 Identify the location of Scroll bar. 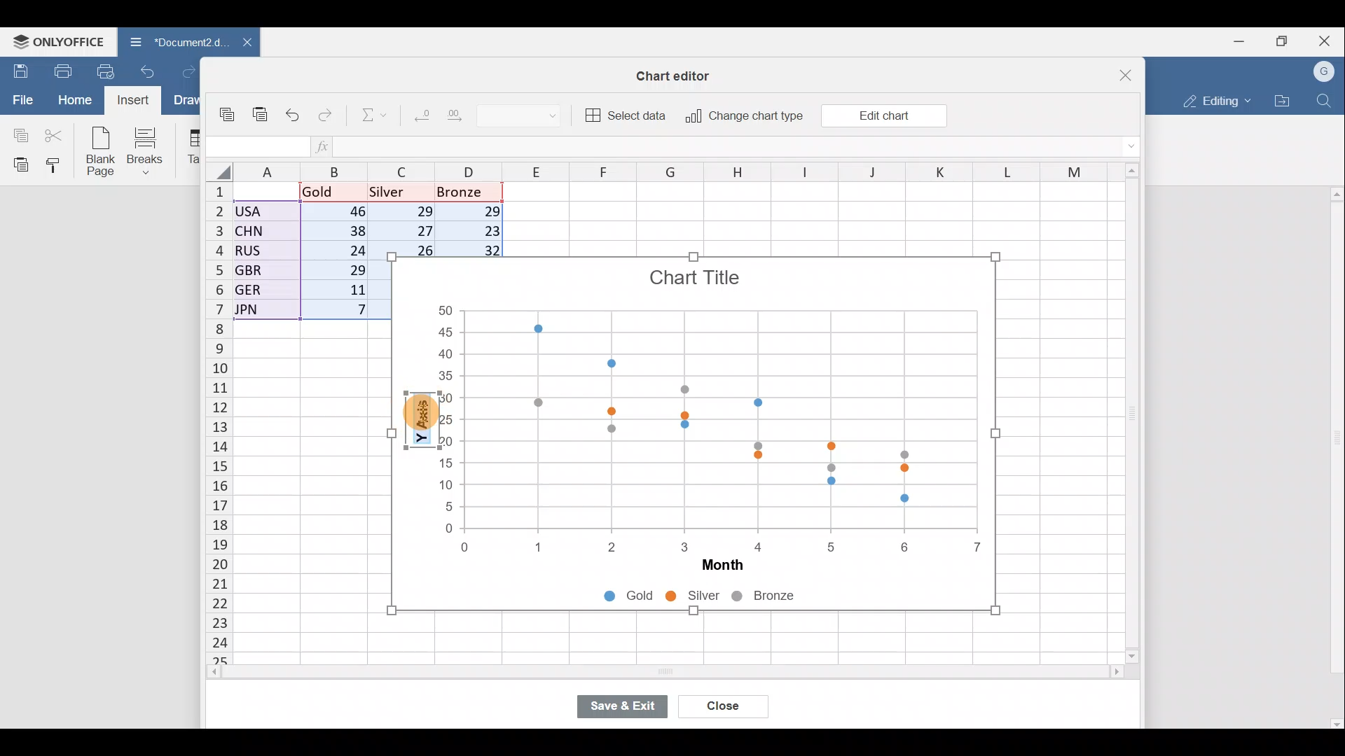
(635, 674).